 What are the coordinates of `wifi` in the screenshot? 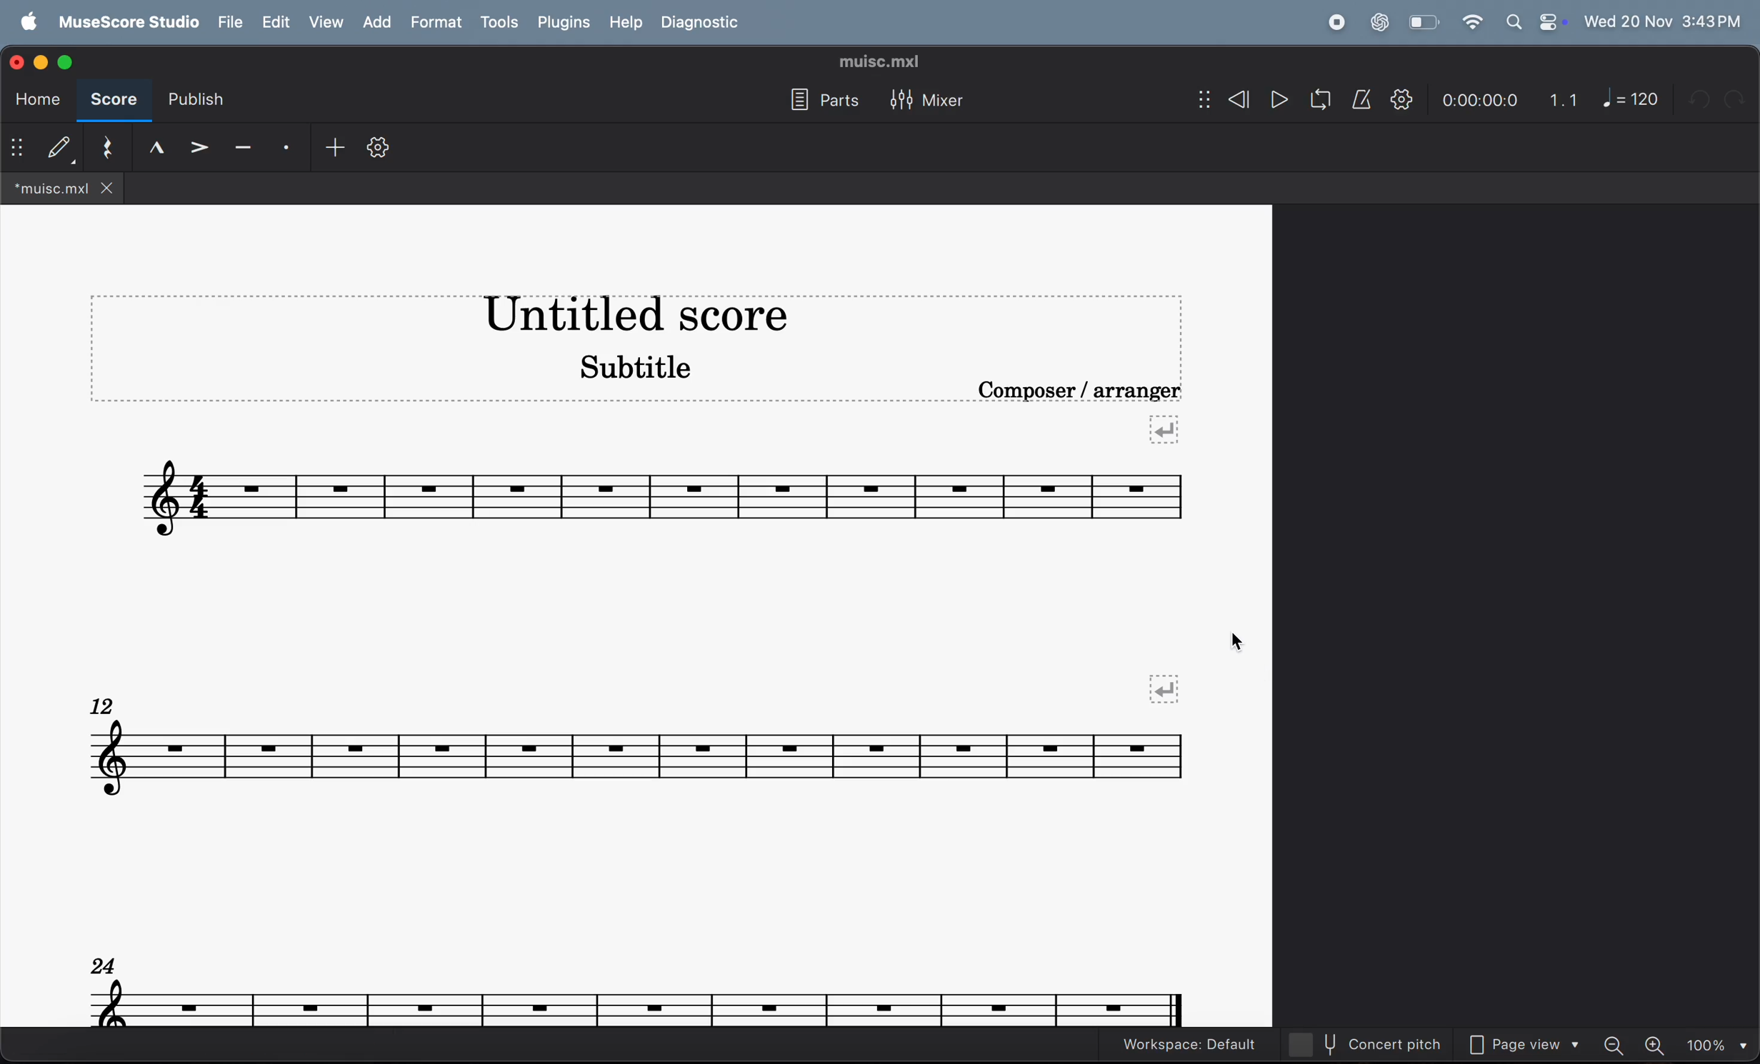 It's located at (1472, 23).